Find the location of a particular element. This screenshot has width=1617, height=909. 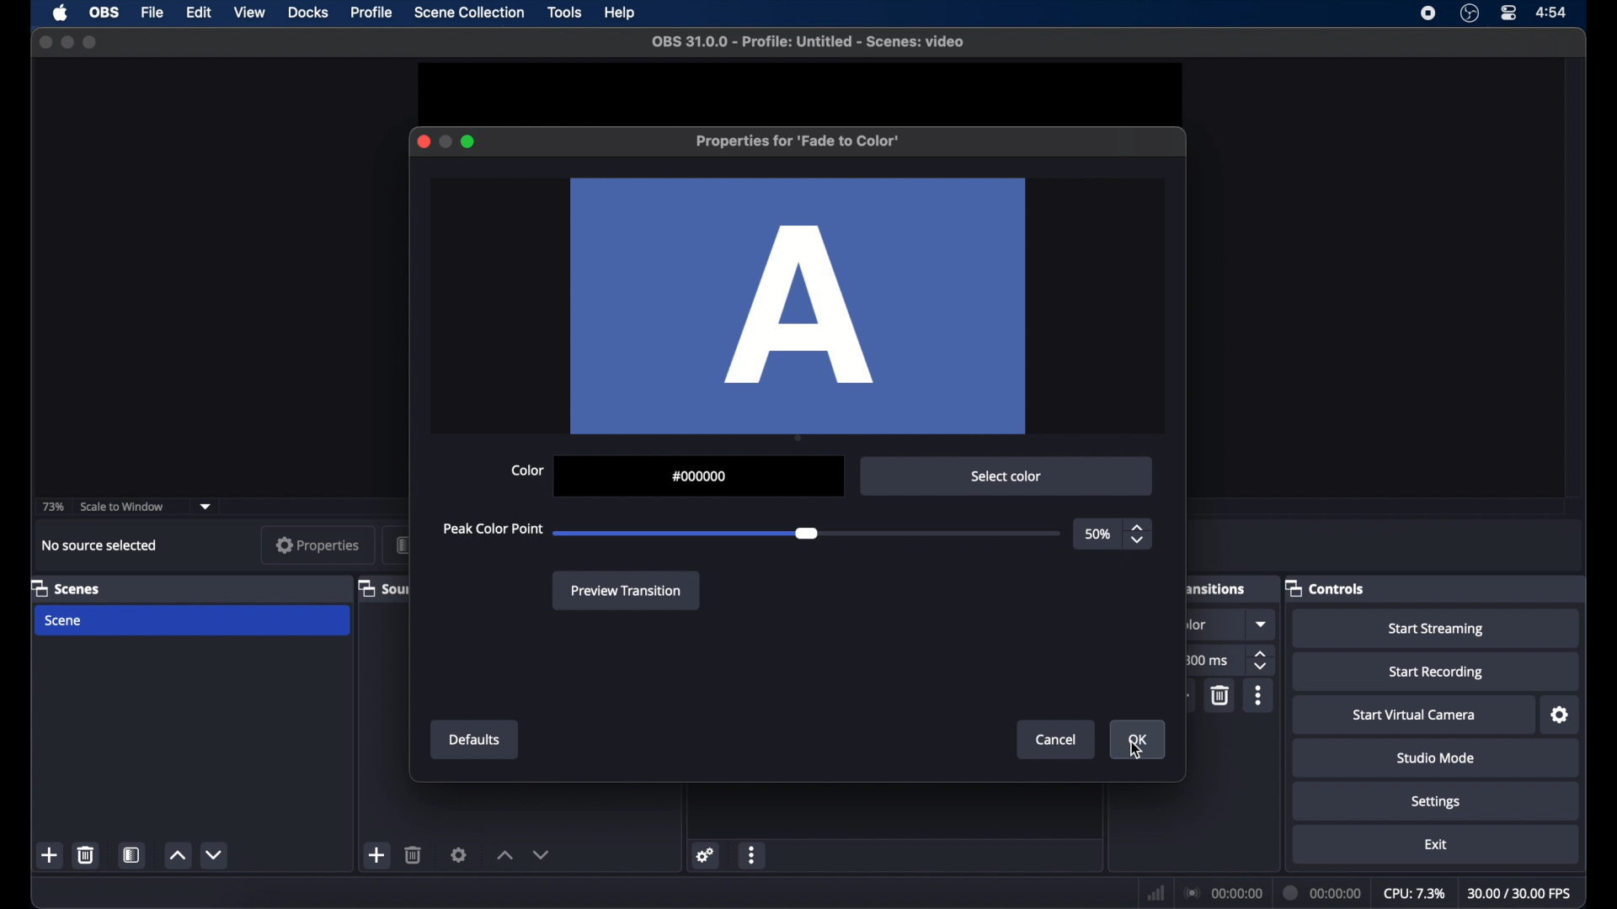

file name is located at coordinates (808, 42).